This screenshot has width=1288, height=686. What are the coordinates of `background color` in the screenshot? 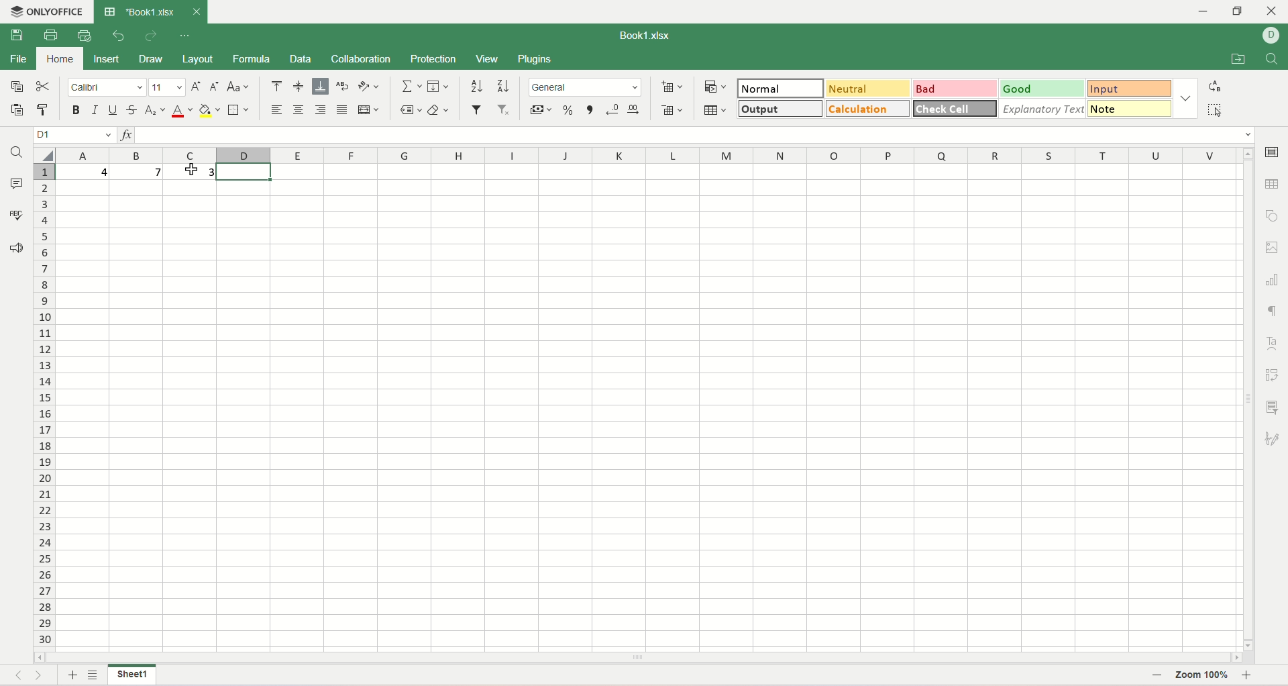 It's located at (209, 109).